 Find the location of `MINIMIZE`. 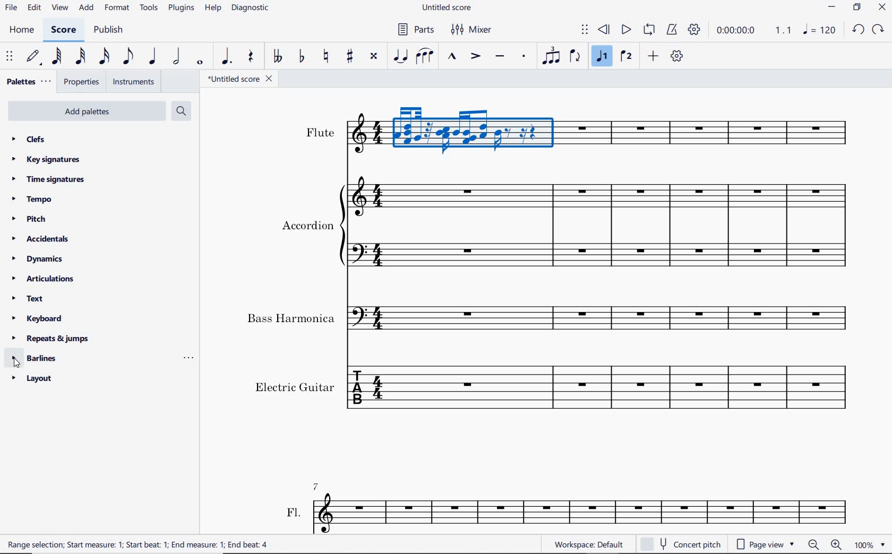

MINIMIZE is located at coordinates (832, 6).